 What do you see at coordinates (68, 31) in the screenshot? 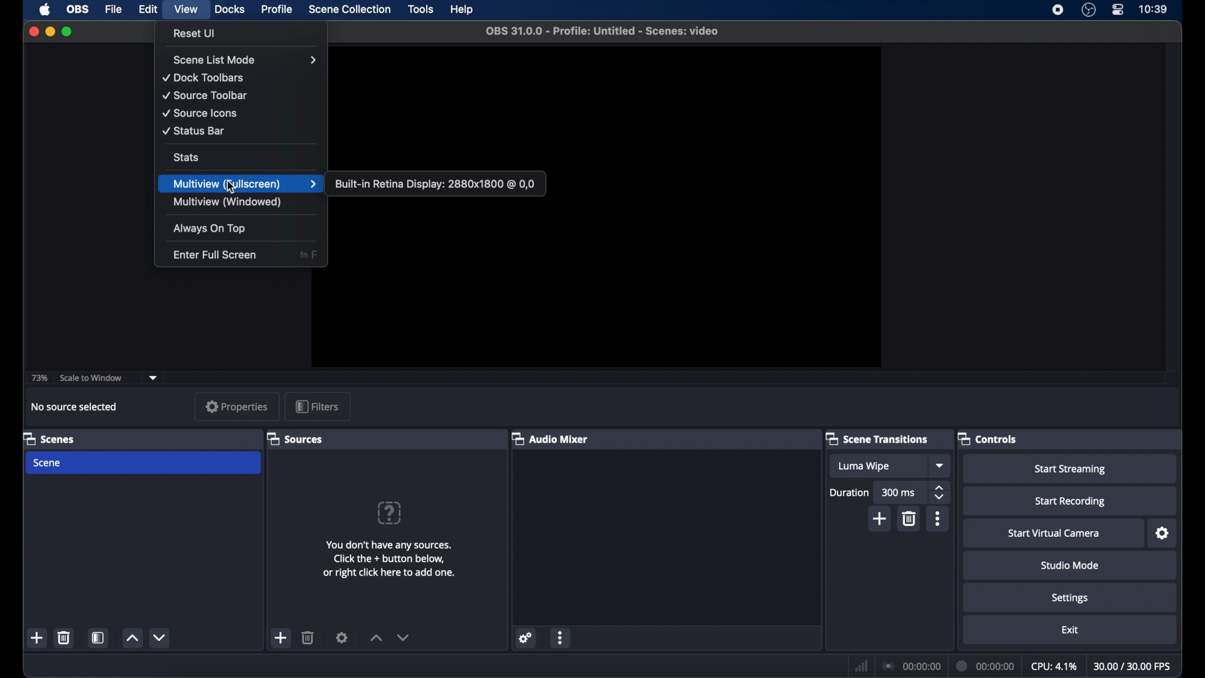
I see `maximize` at bounding box center [68, 31].